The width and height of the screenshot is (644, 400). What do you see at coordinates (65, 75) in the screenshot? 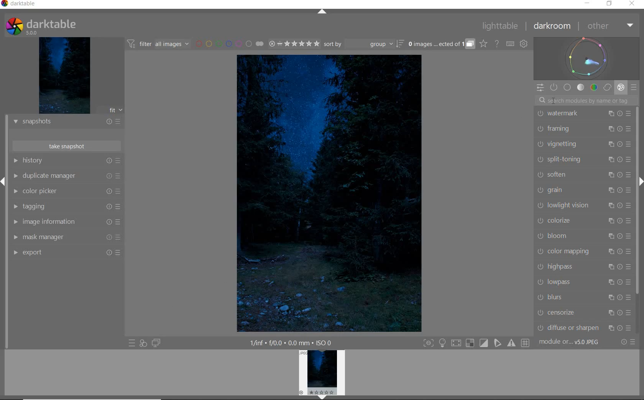
I see `IMAGE PREVIEW` at bounding box center [65, 75].